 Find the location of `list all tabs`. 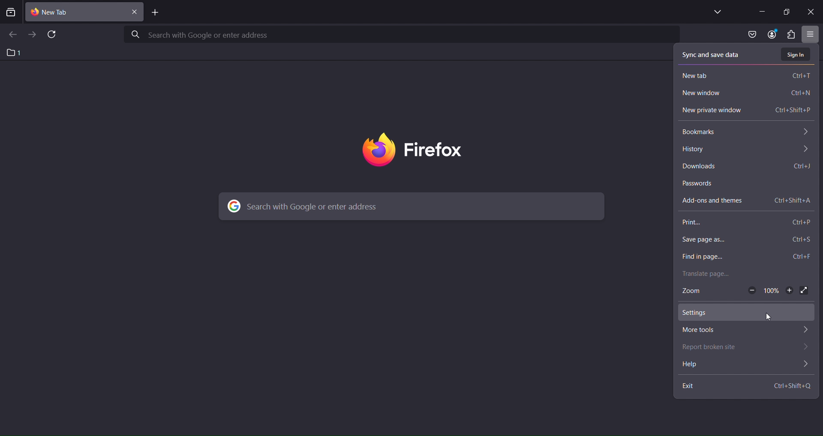

list all tabs is located at coordinates (716, 12).